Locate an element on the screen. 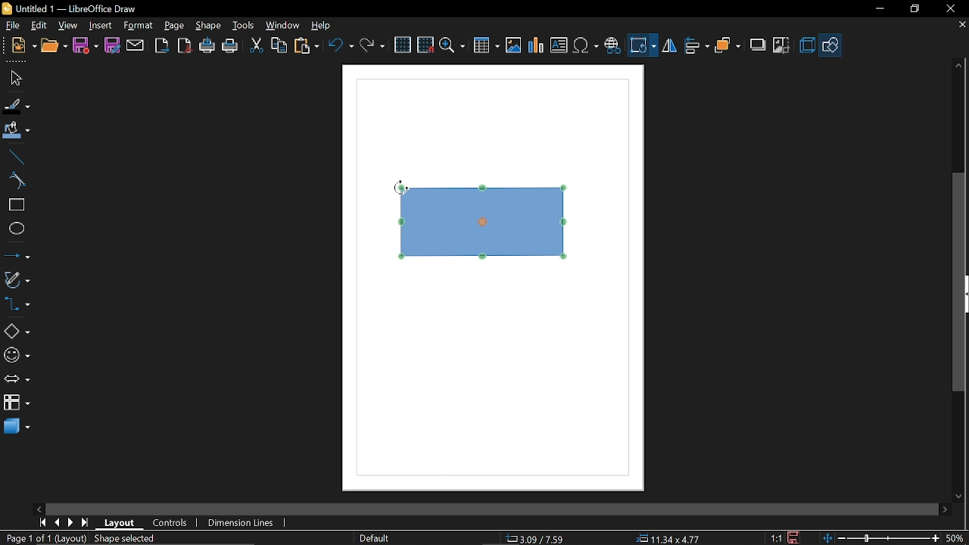  Cursor is located at coordinates (398, 188).